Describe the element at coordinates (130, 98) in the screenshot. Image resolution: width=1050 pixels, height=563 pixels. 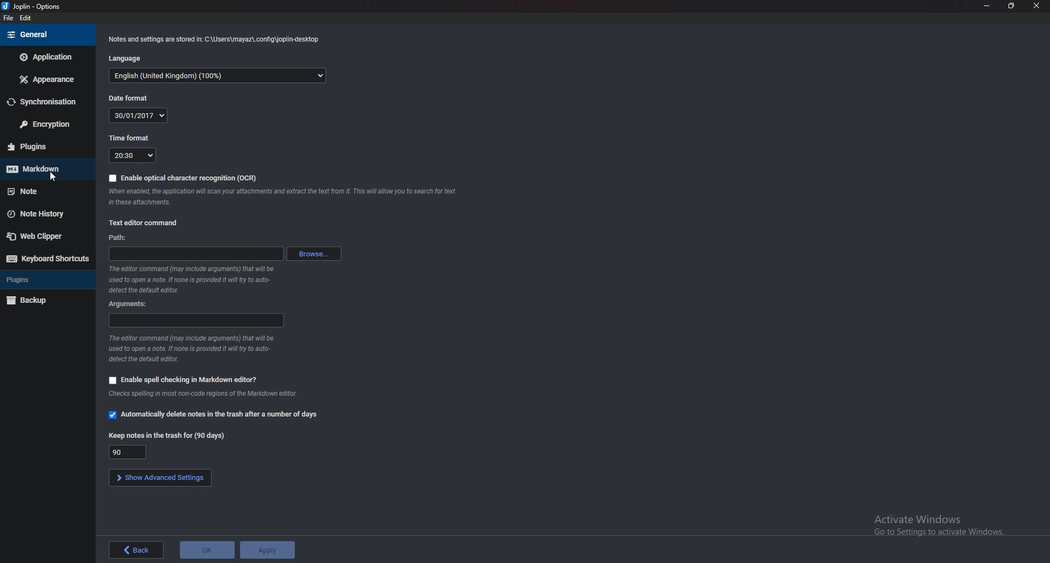
I see `Date format` at that location.